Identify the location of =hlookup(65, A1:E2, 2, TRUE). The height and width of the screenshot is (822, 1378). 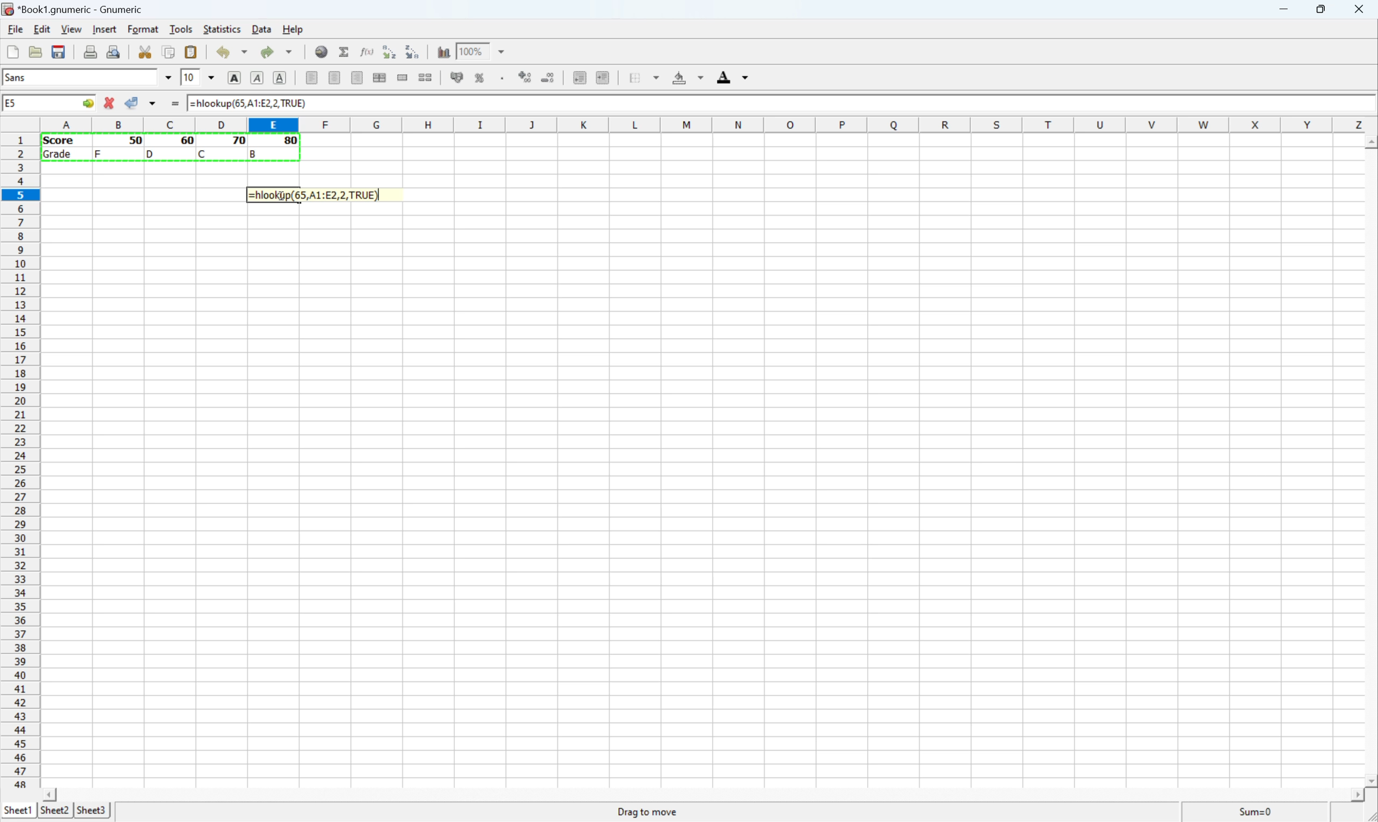
(253, 101).